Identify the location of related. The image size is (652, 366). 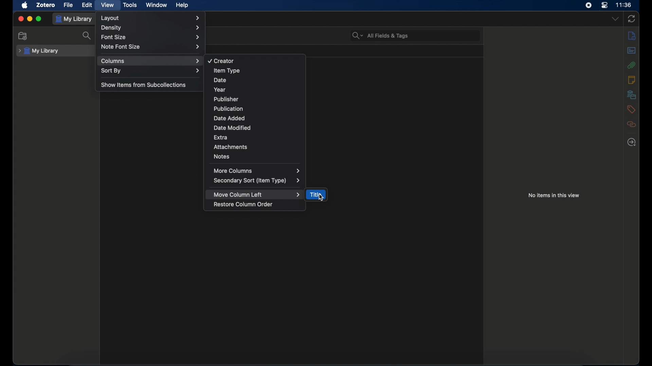
(631, 124).